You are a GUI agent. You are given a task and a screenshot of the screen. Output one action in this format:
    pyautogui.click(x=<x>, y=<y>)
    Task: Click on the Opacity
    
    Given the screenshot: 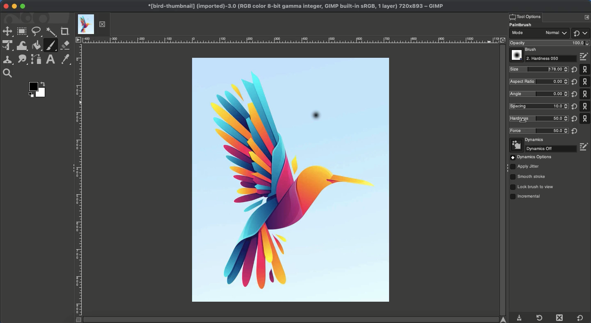 What is the action you would take?
    pyautogui.click(x=548, y=43)
    